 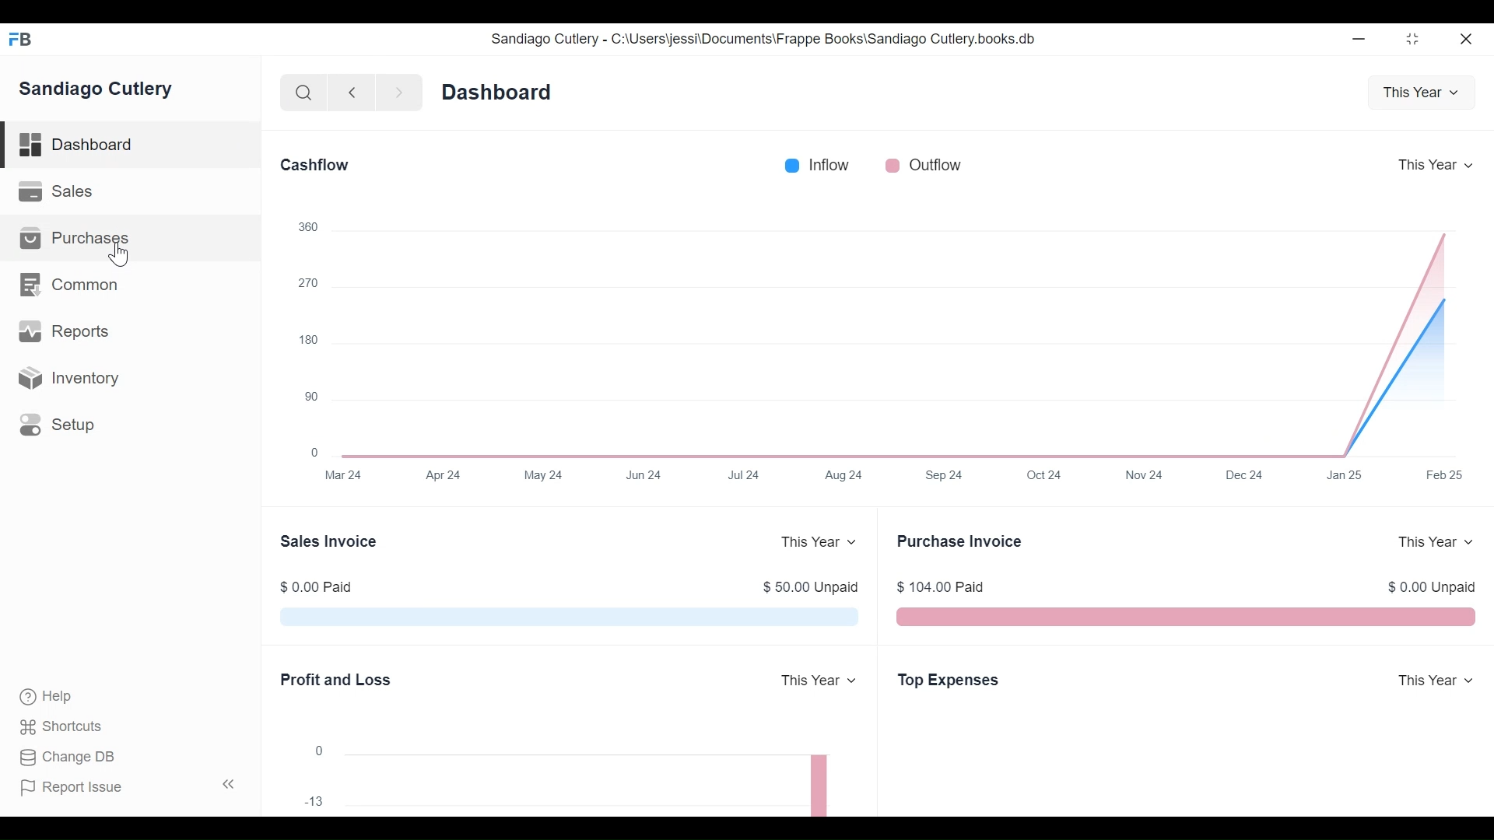 I want to click on Minimize, so click(x=1355, y=40).